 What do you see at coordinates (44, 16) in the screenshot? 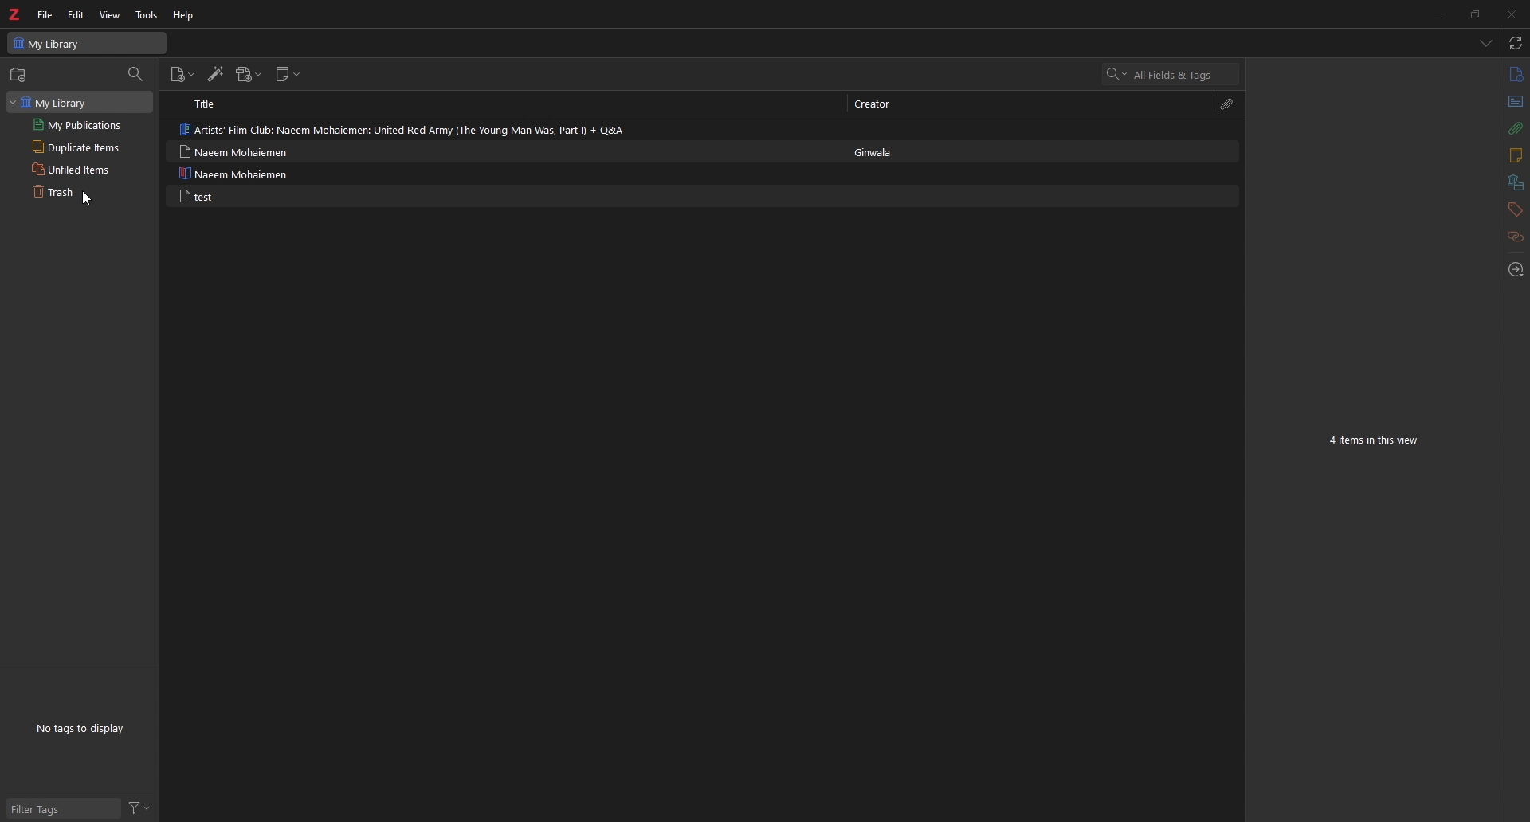
I see `file` at bounding box center [44, 16].